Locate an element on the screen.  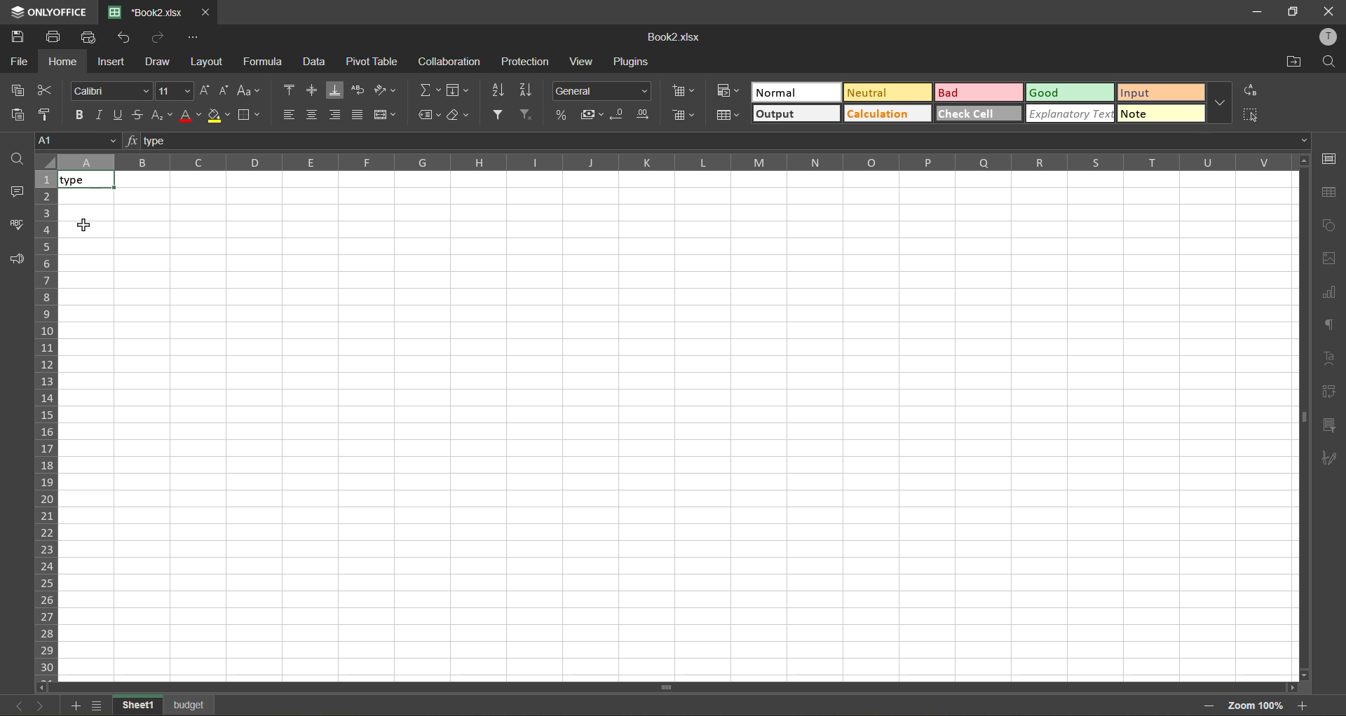
underline is located at coordinates (121, 113).